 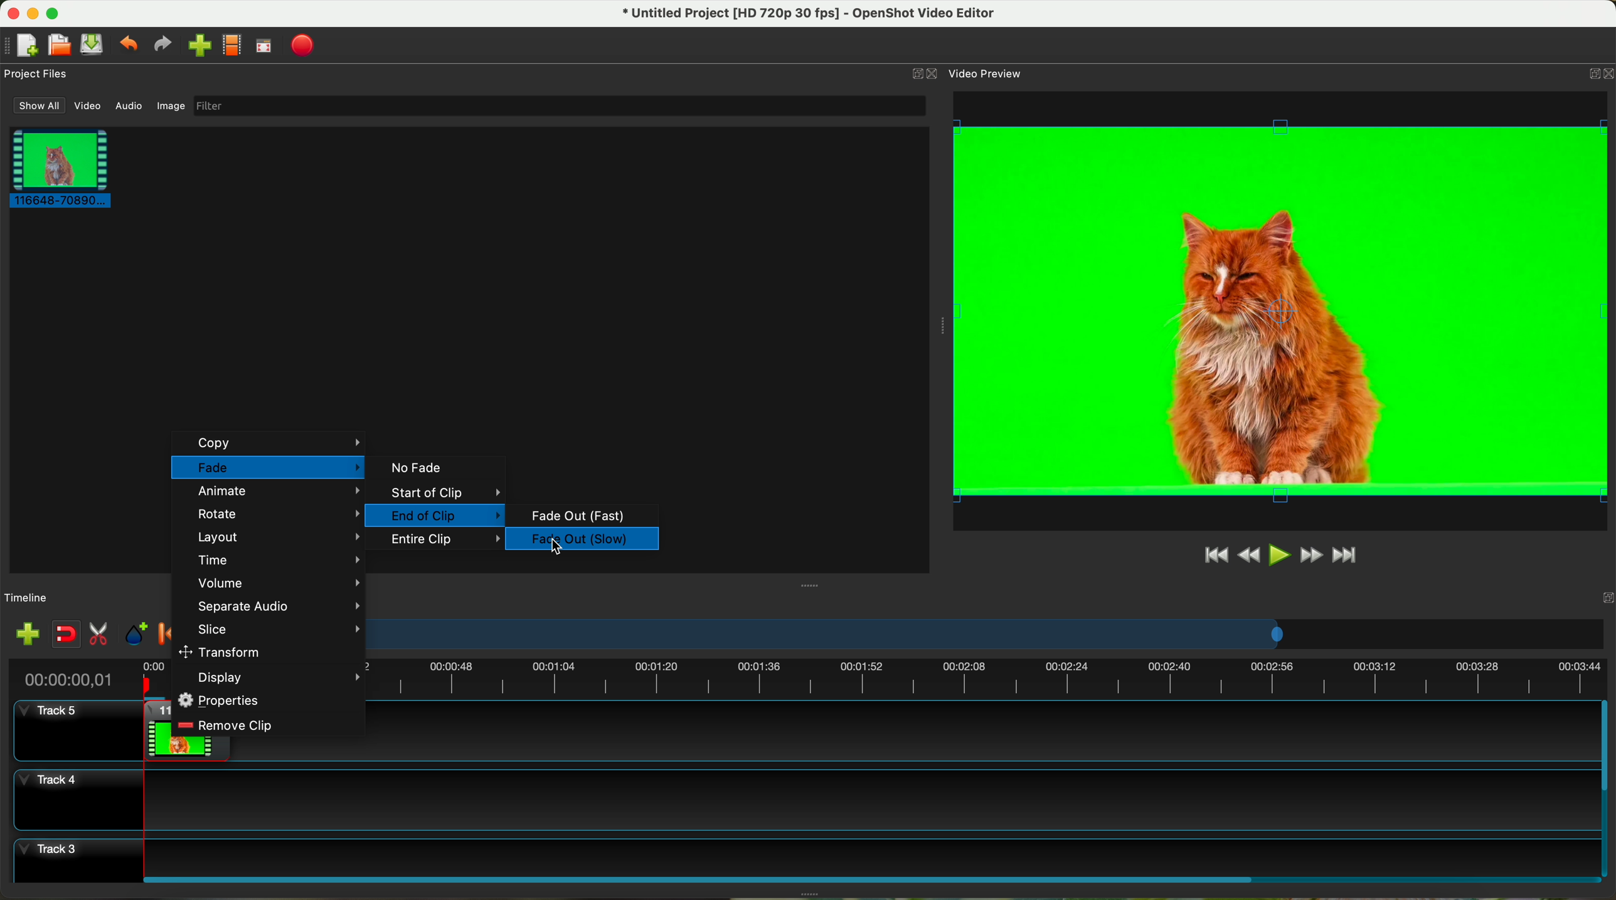 What do you see at coordinates (61, 45) in the screenshot?
I see `open project` at bounding box center [61, 45].